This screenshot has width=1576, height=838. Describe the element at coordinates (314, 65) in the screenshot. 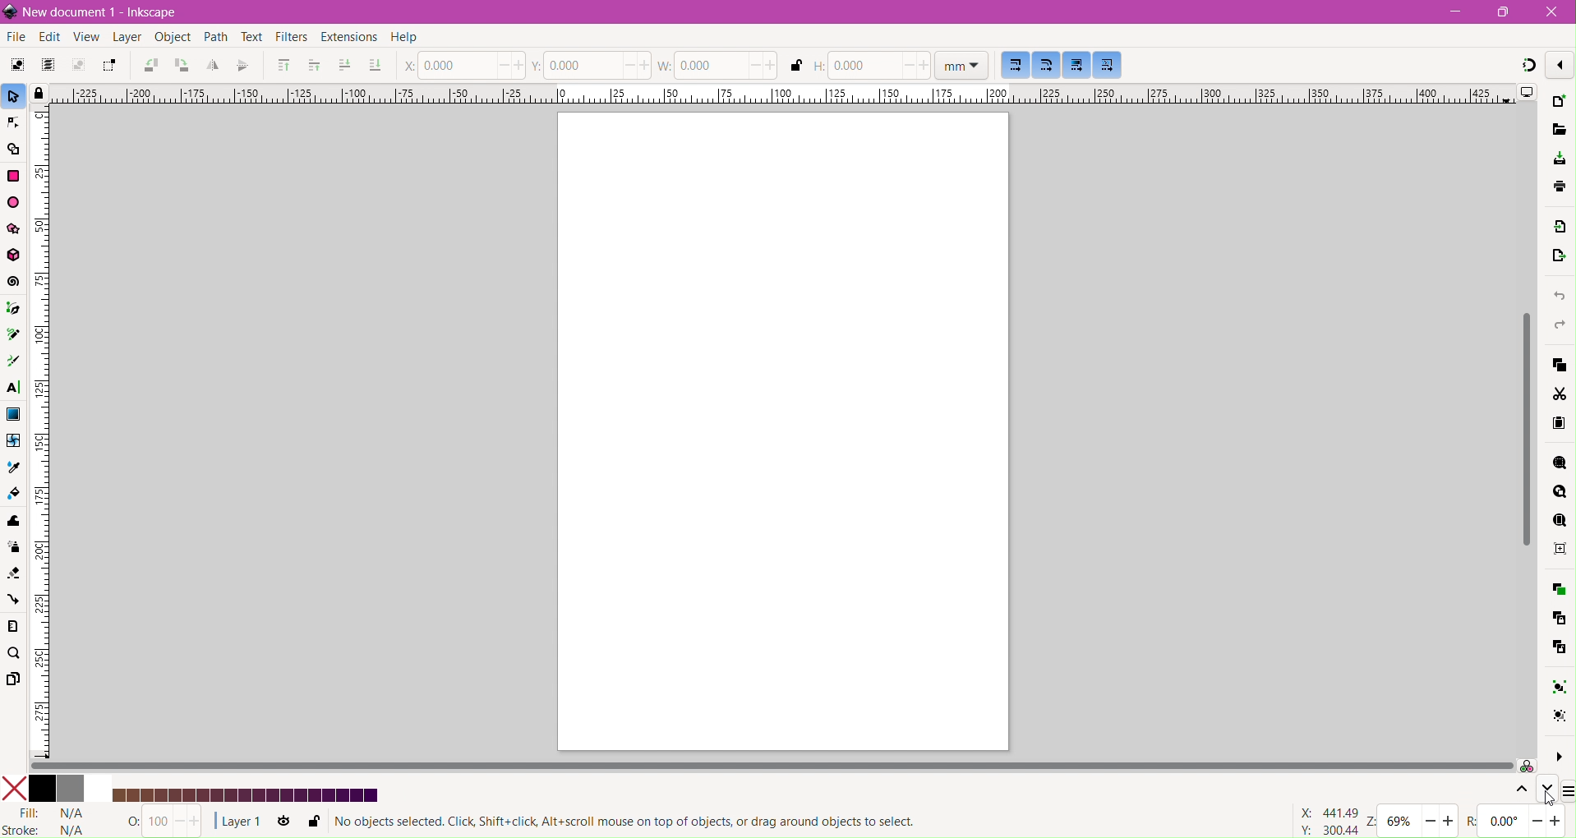

I see `Riase` at that location.